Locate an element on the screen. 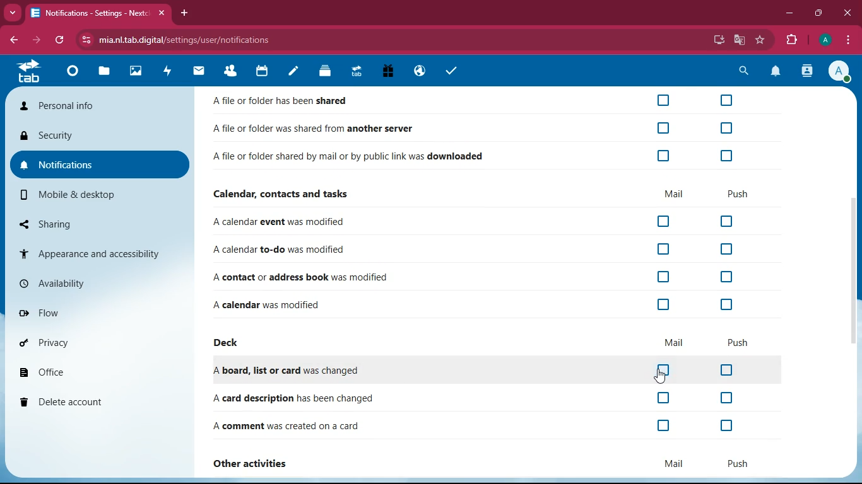  View site information is located at coordinates (85, 40).